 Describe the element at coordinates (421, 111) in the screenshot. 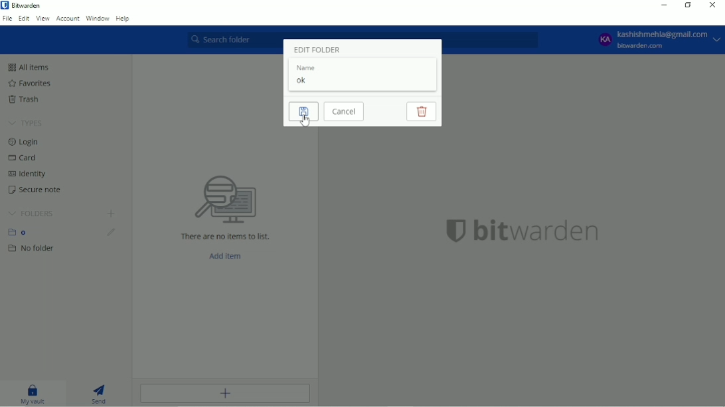

I see `Delete` at that location.